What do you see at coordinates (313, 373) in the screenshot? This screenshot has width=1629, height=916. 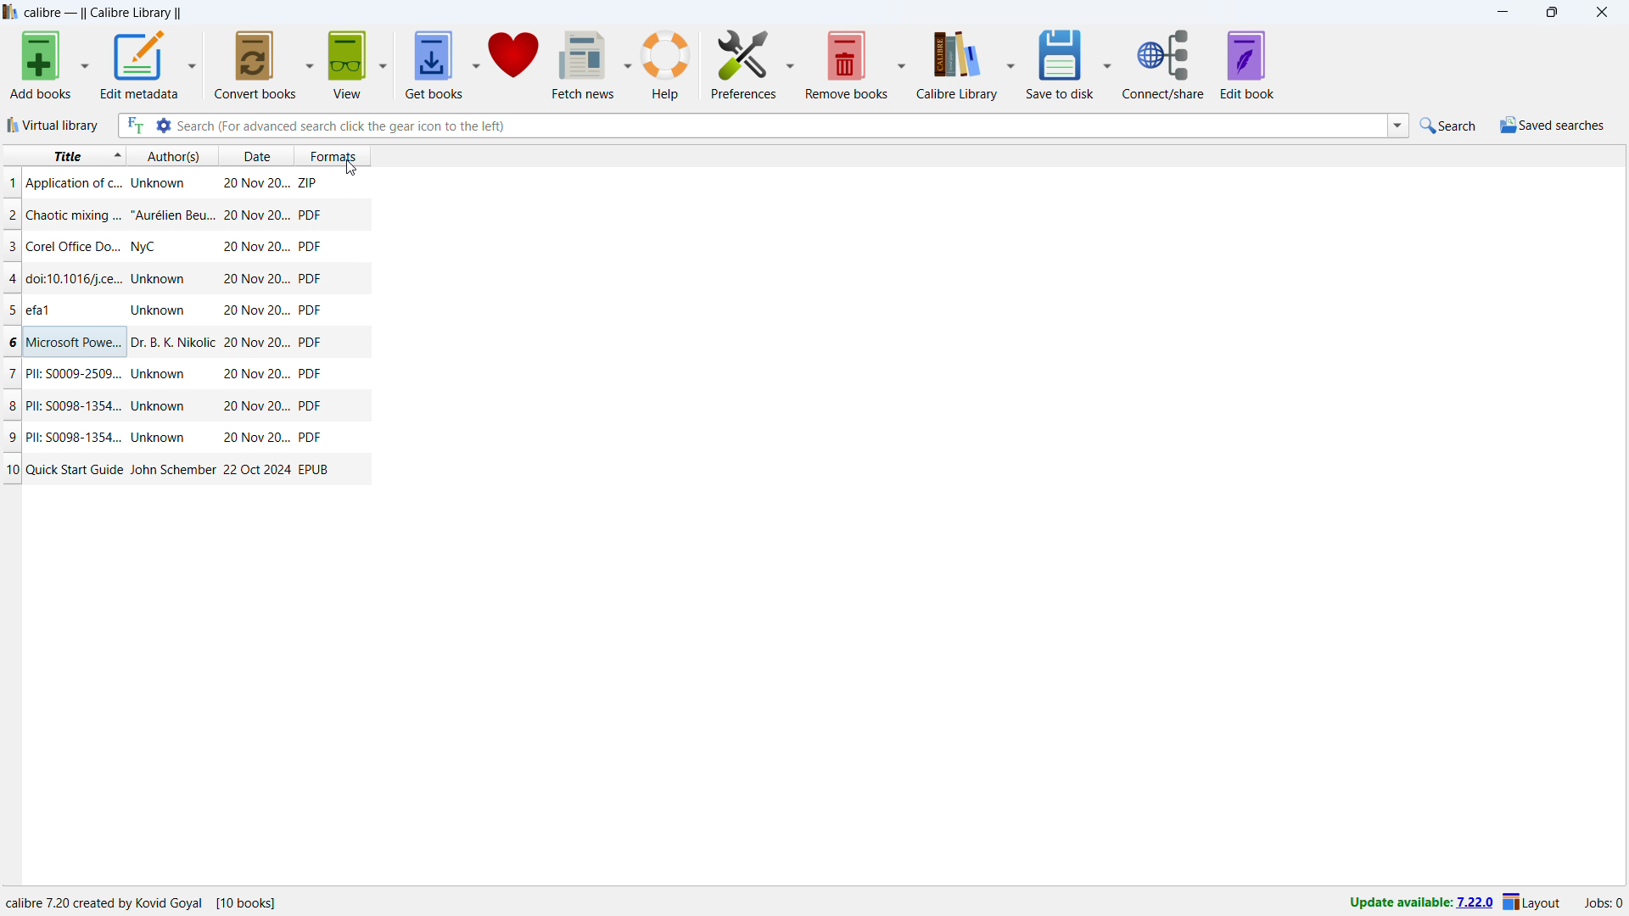 I see `PDF` at bounding box center [313, 373].